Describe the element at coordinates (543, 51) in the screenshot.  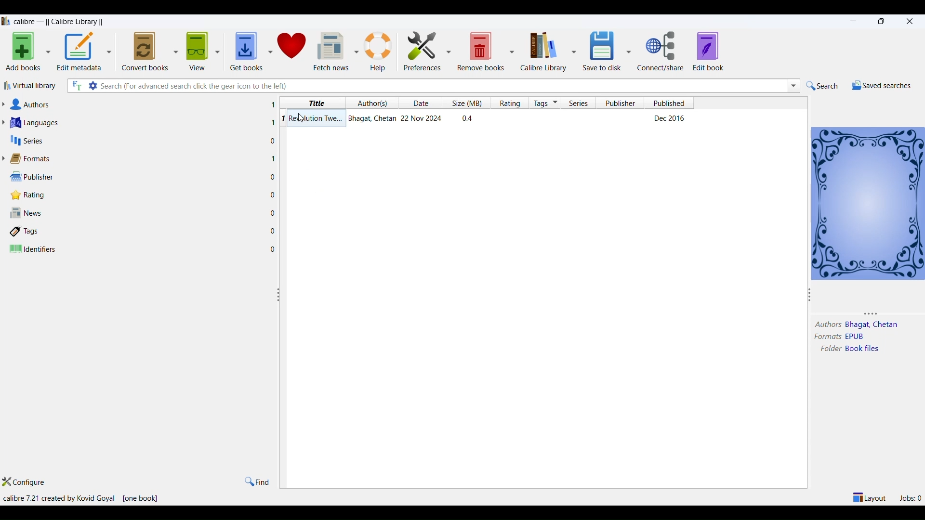
I see `calibre library` at that location.